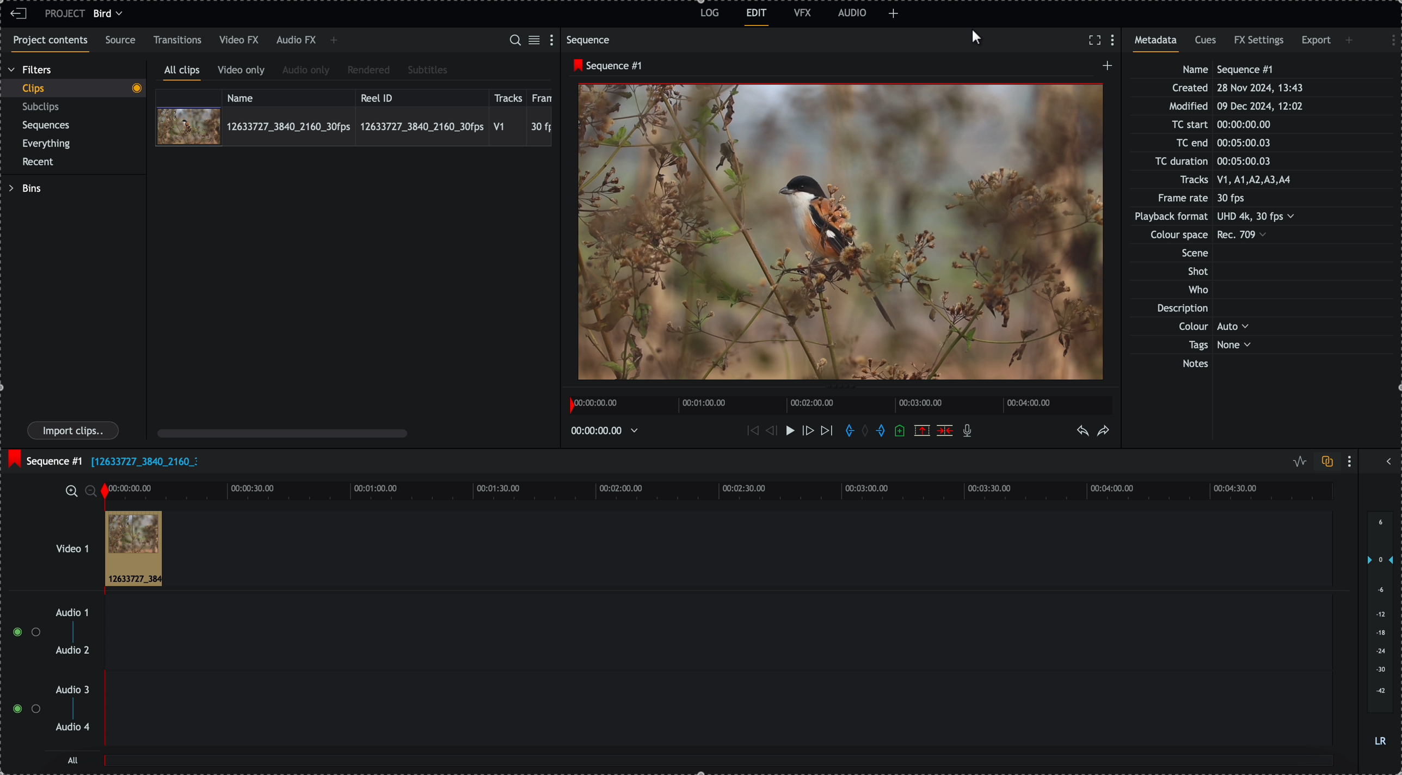 The width and height of the screenshot is (1402, 775). I want to click on add panel, so click(334, 41).